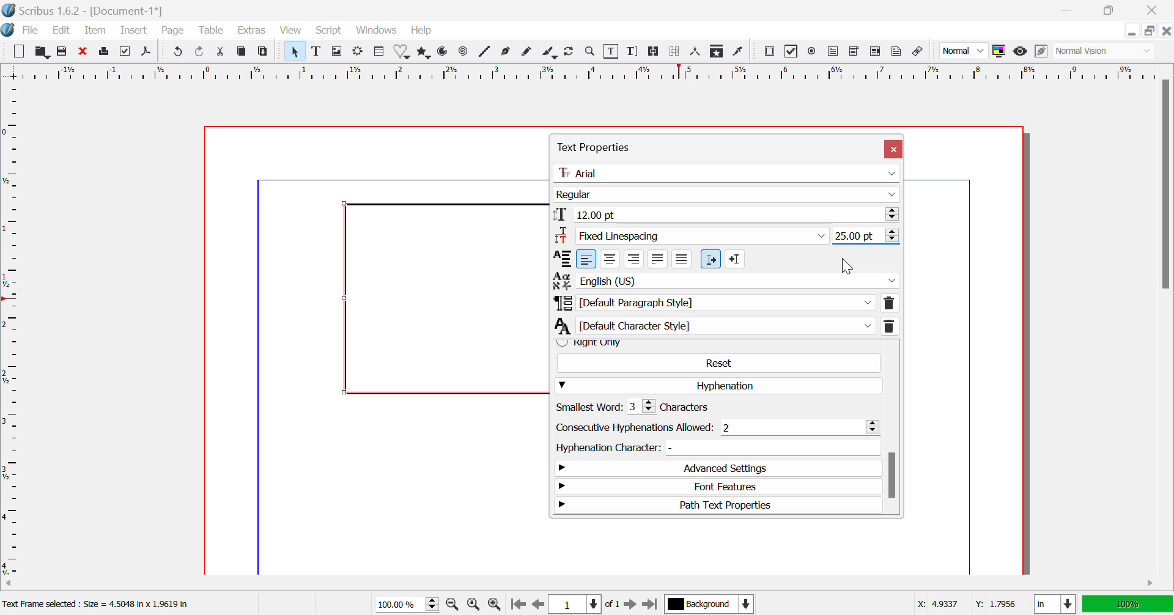 This screenshot has height=615, width=1174. What do you see at coordinates (454, 605) in the screenshot?
I see `Zoom Out` at bounding box center [454, 605].